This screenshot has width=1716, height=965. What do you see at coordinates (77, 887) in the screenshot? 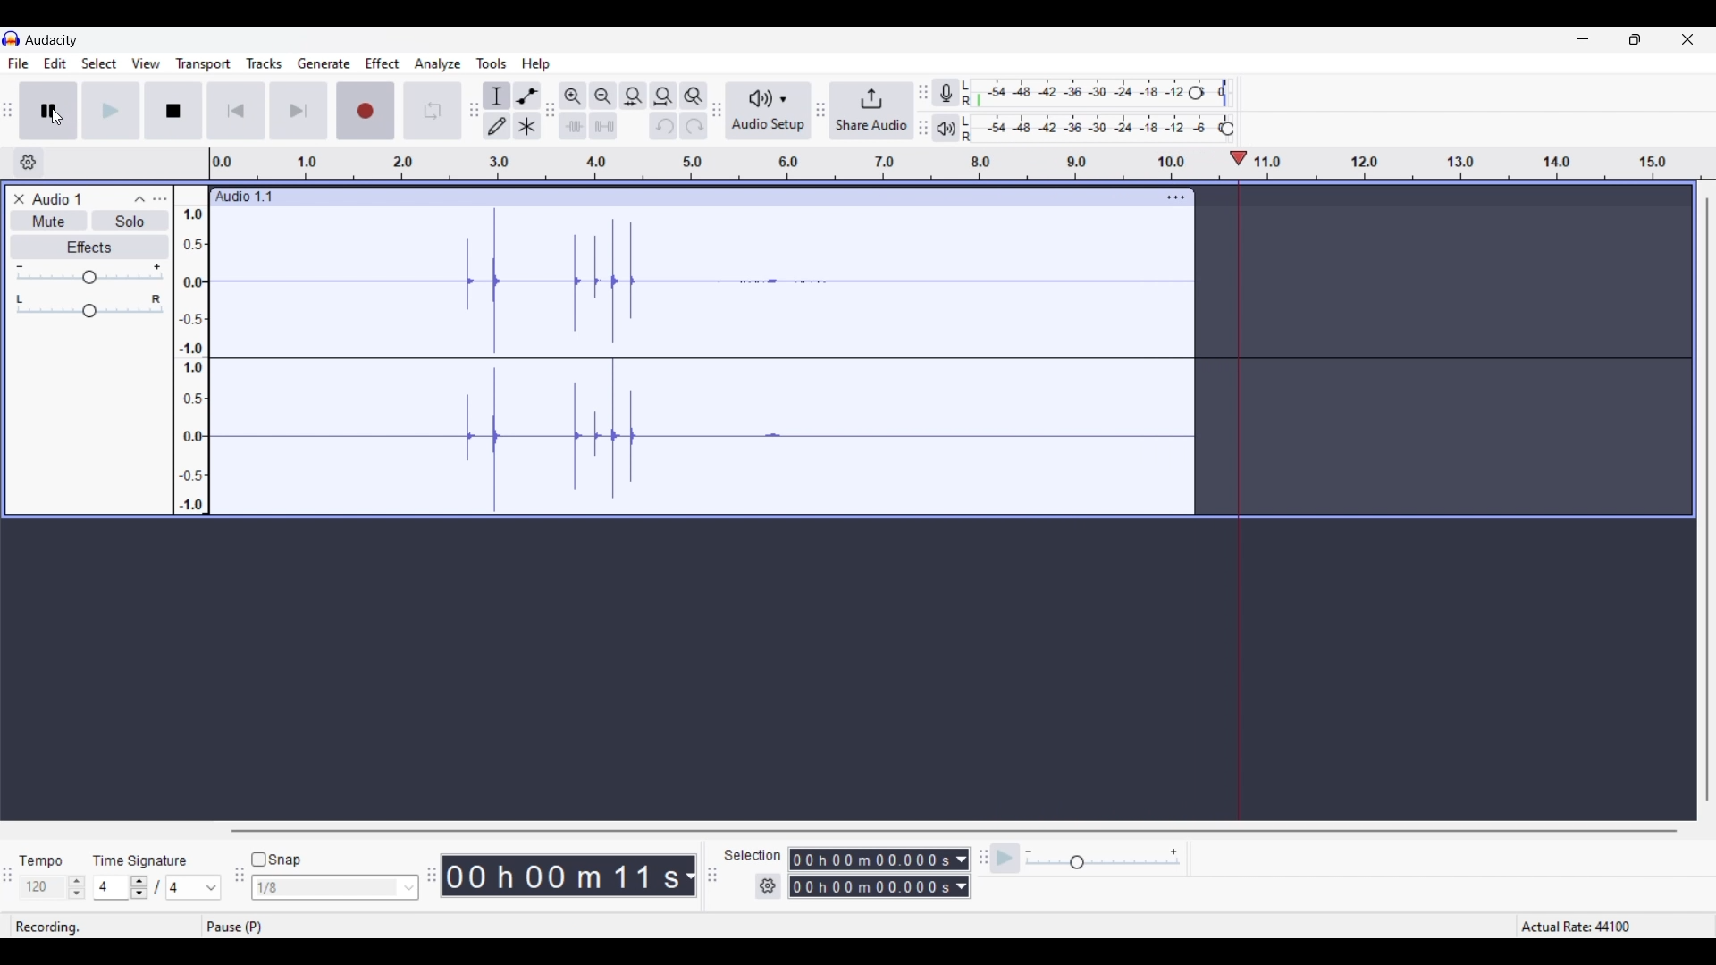
I see `Increase/Decrease tempo` at bounding box center [77, 887].